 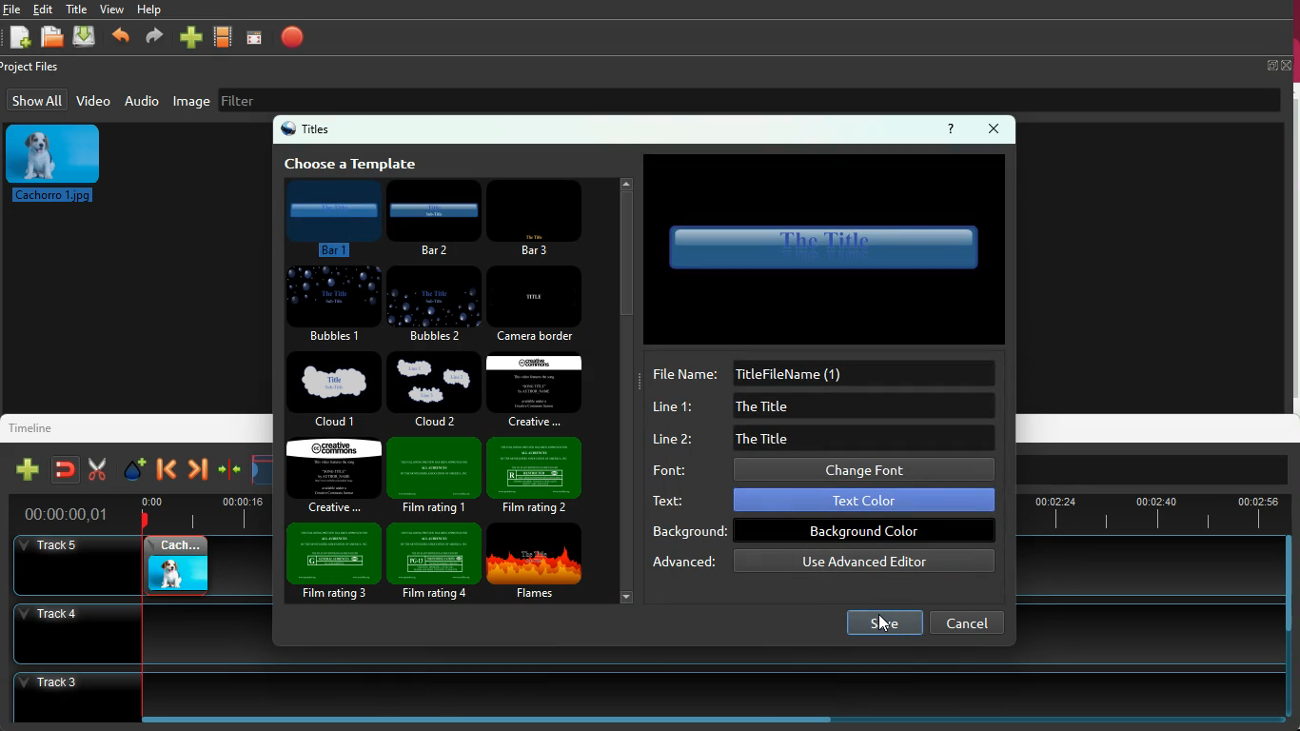 What do you see at coordinates (821, 470) in the screenshot?
I see `font` at bounding box center [821, 470].